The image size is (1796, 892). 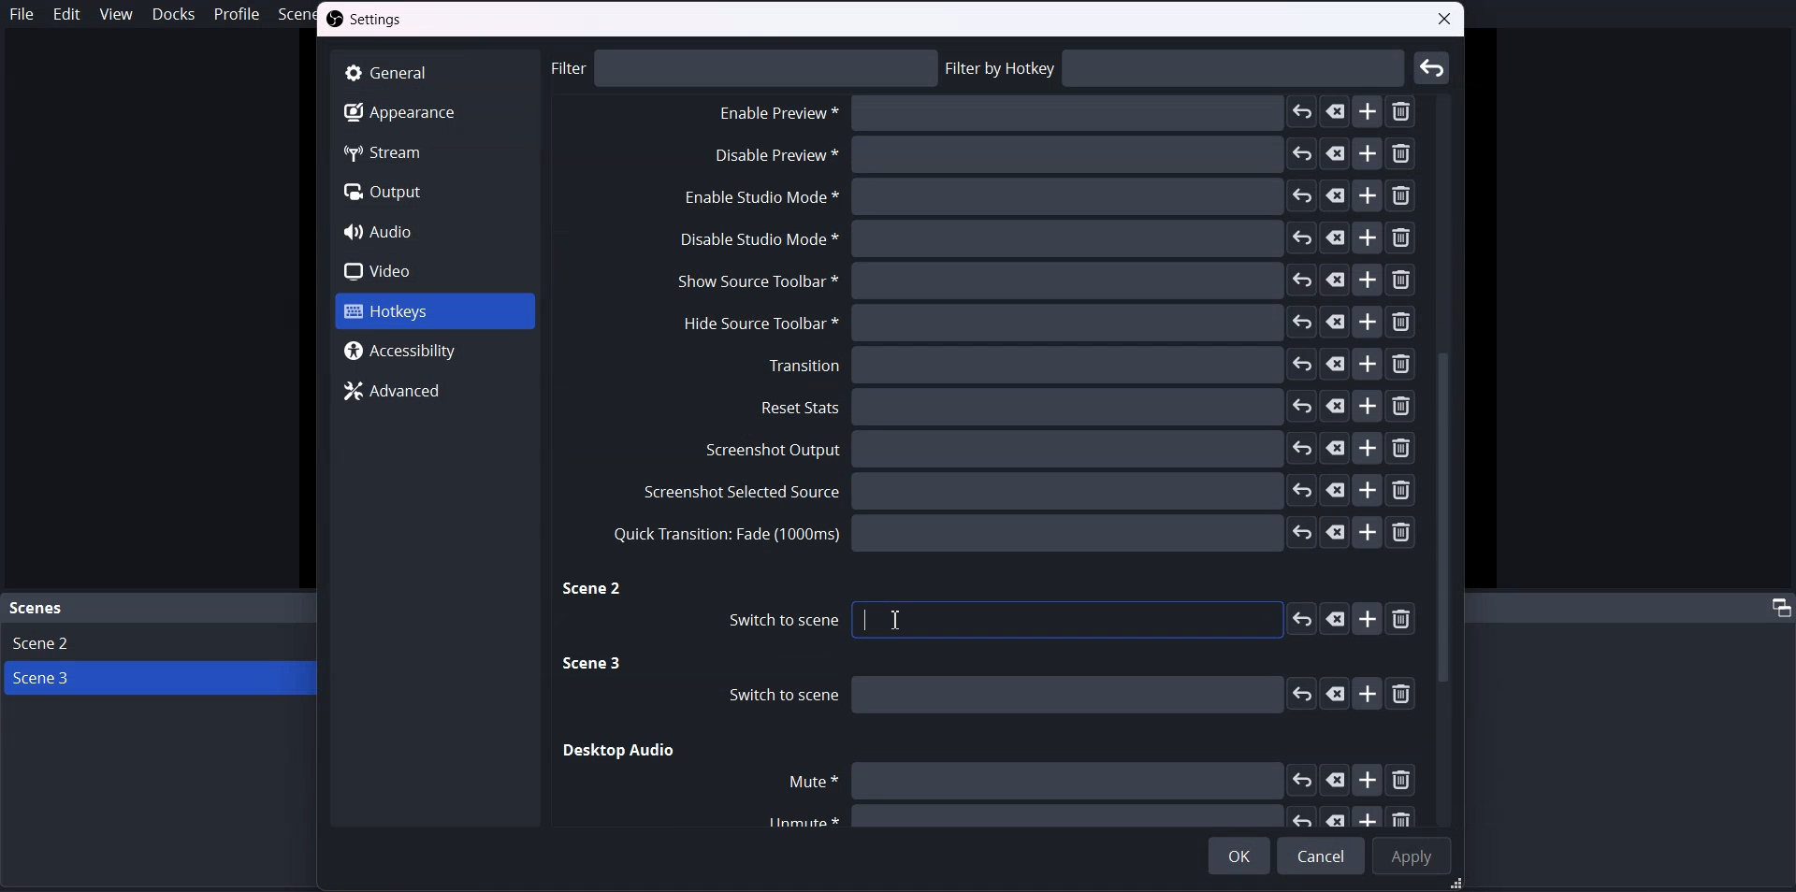 What do you see at coordinates (1039, 323) in the screenshot?
I see `Hide source toolbar` at bounding box center [1039, 323].